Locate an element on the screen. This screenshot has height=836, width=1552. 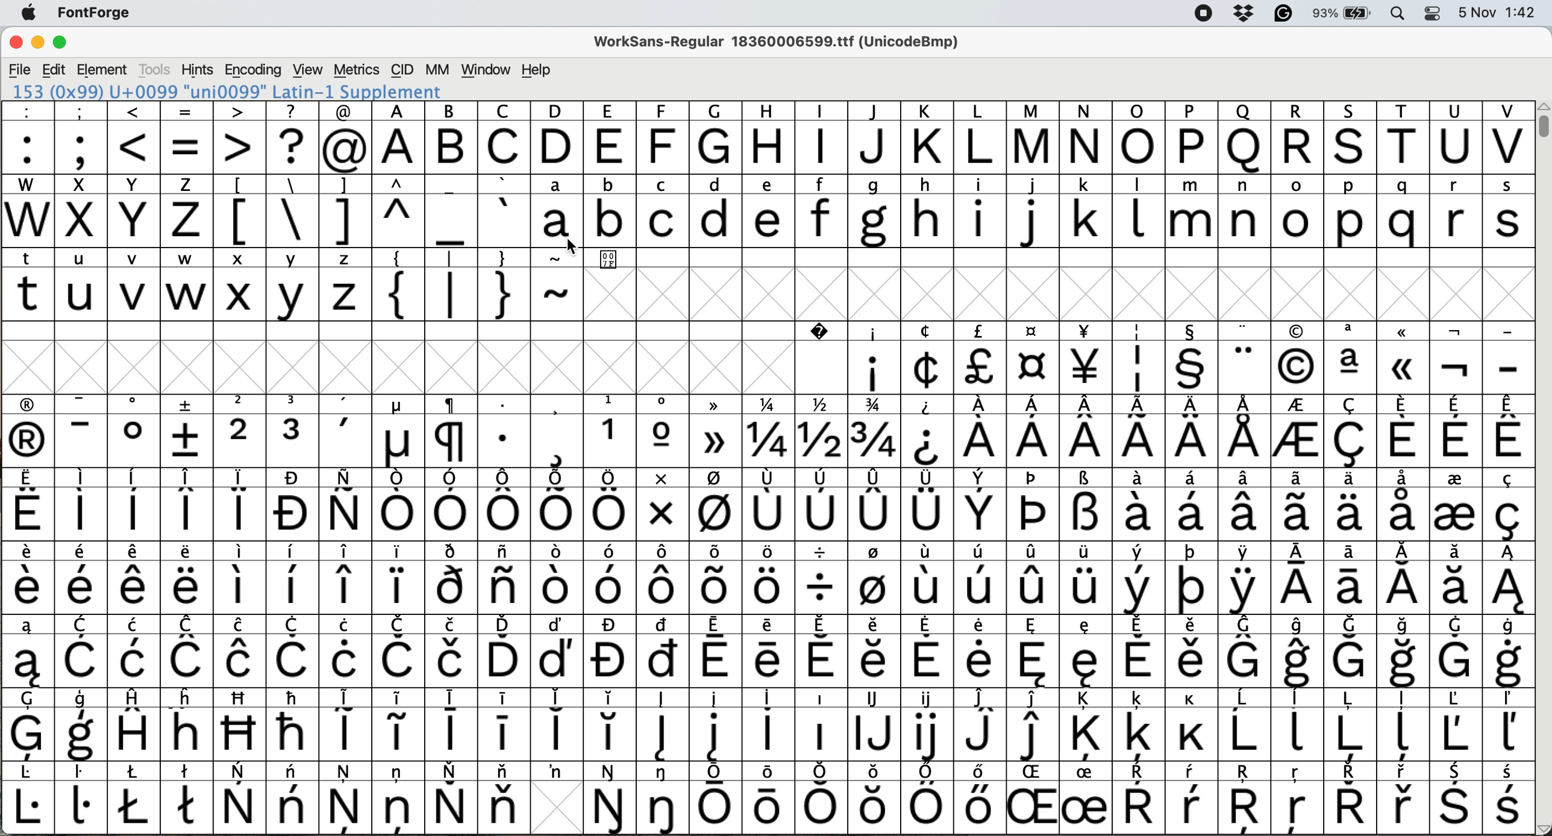
symbol is located at coordinates (454, 504).